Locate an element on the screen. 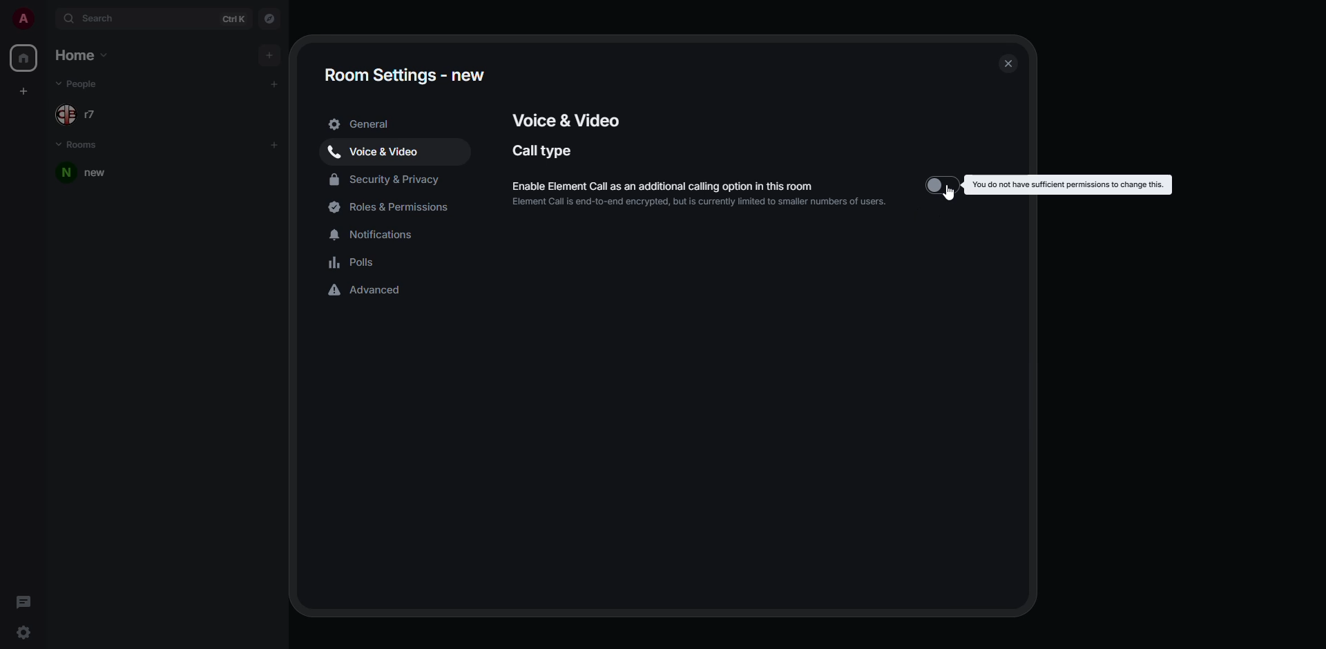  threads is located at coordinates (23, 601).